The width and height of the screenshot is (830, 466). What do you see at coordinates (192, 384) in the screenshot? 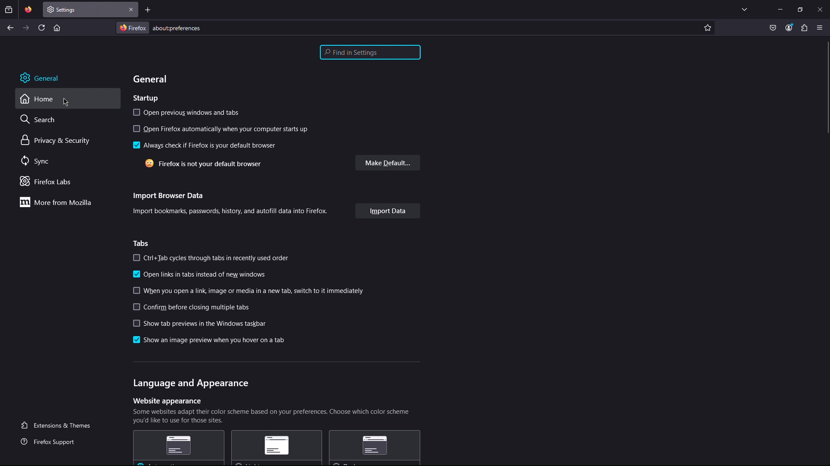
I see `Language and Appearance` at bounding box center [192, 384].